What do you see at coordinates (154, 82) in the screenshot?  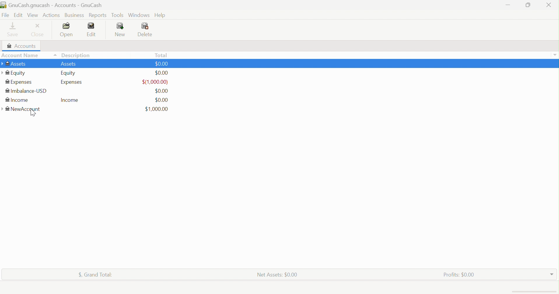 I see `$(1,000.00)` at bounding box center [154, 82].